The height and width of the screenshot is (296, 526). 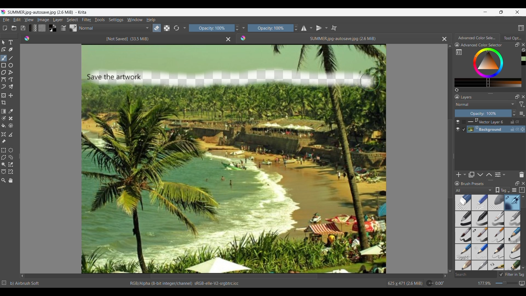 I want to click on SUMMER.jpg-autosave.jpg (2.6 MiB), so click(x=342, y=39).